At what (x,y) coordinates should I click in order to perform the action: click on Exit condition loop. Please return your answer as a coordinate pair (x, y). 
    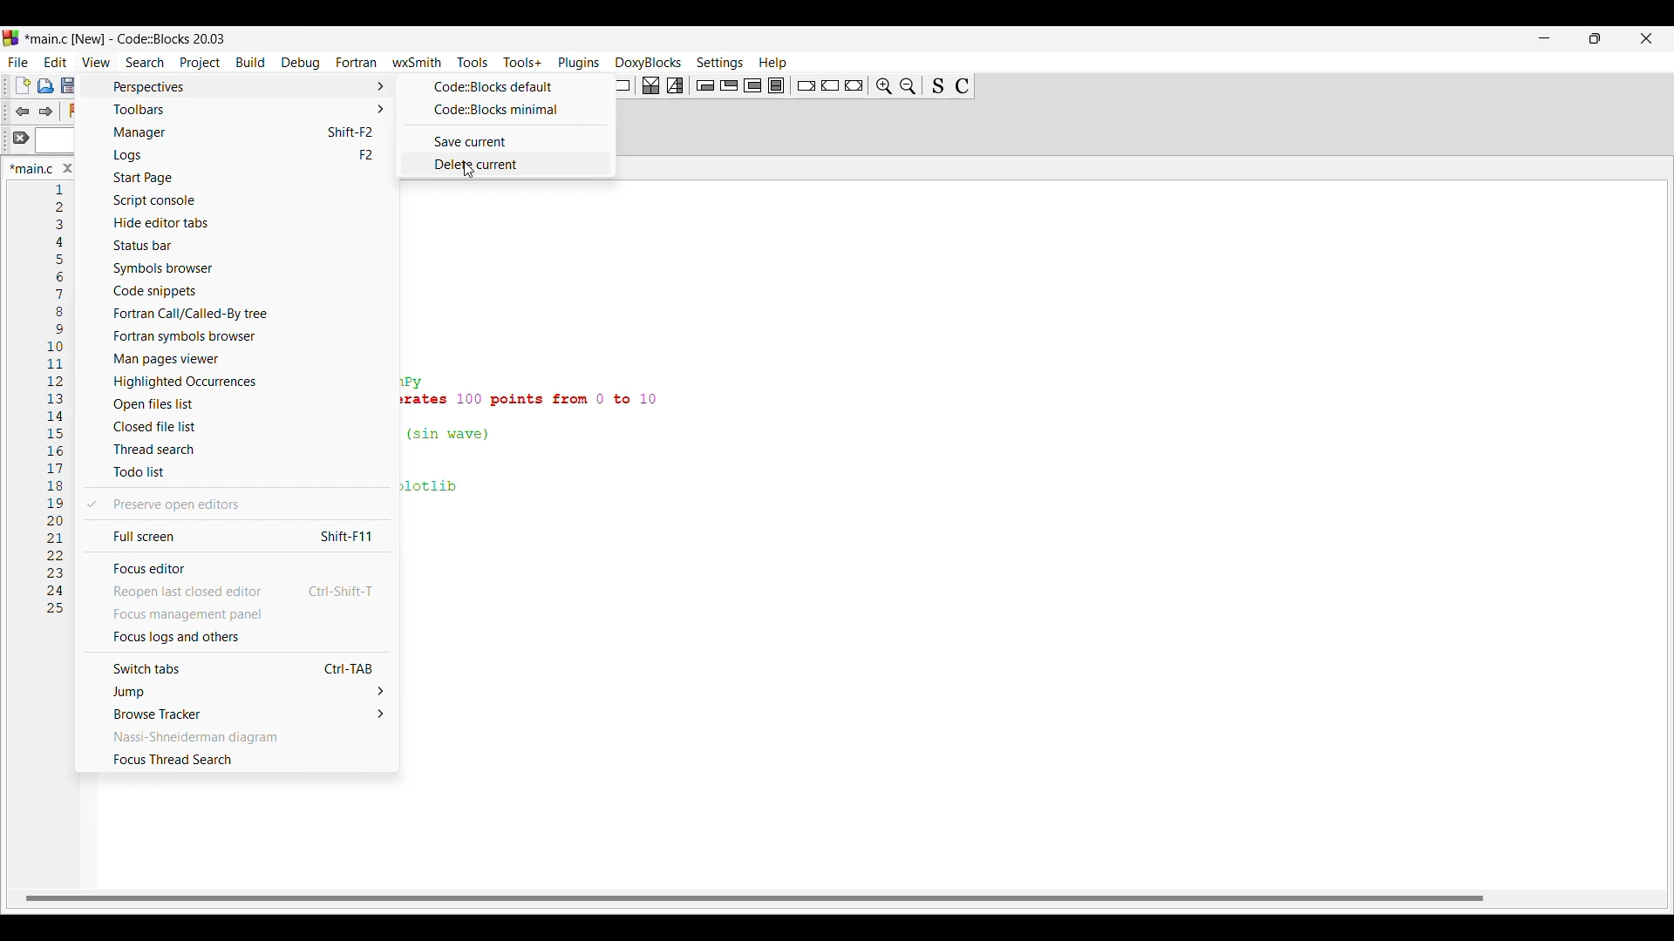
    Looking at the image, I should click on (730, 85).